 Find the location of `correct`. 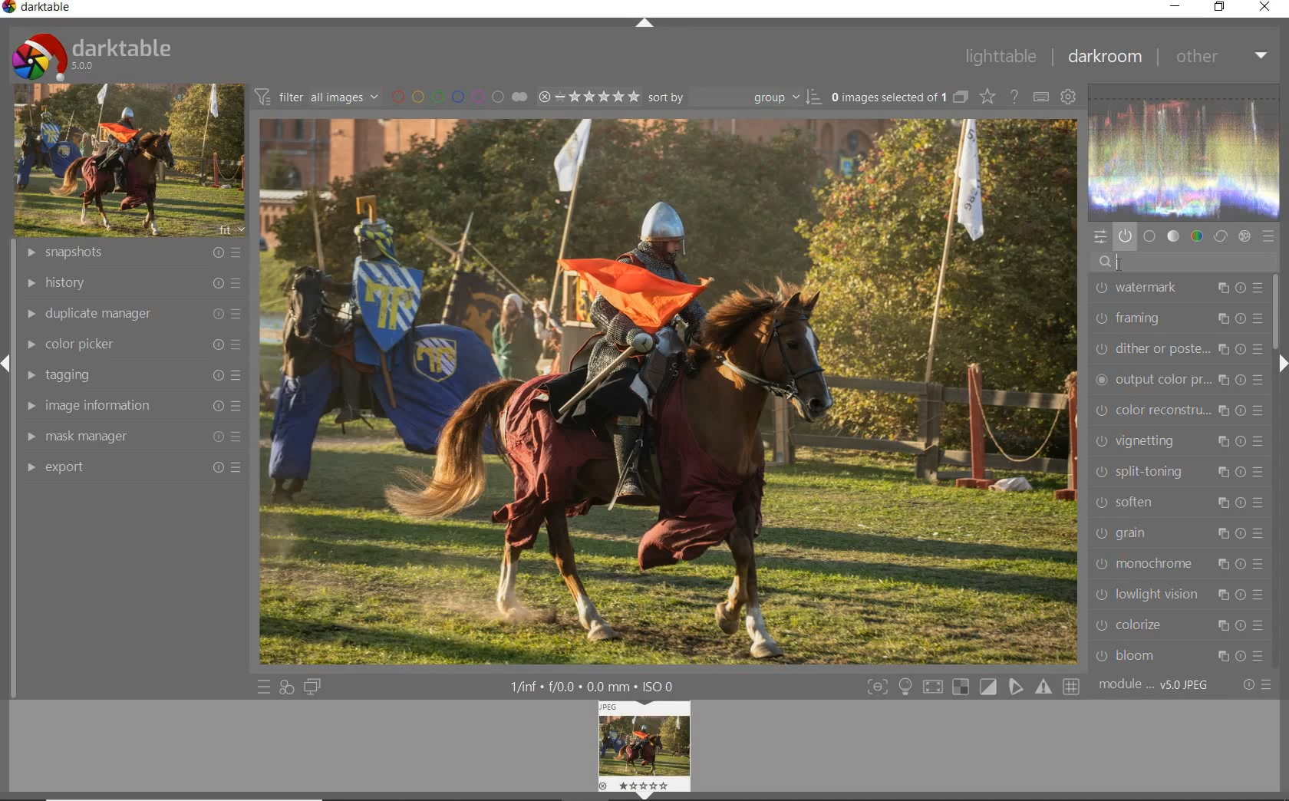

correct is located at coordinates (1221, 236).